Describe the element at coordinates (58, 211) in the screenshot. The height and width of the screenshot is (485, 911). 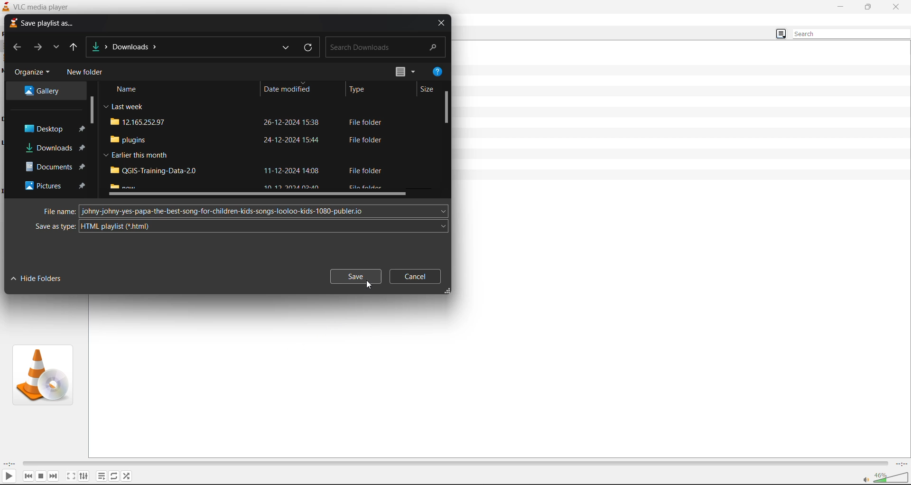
I see `file name` at that location.